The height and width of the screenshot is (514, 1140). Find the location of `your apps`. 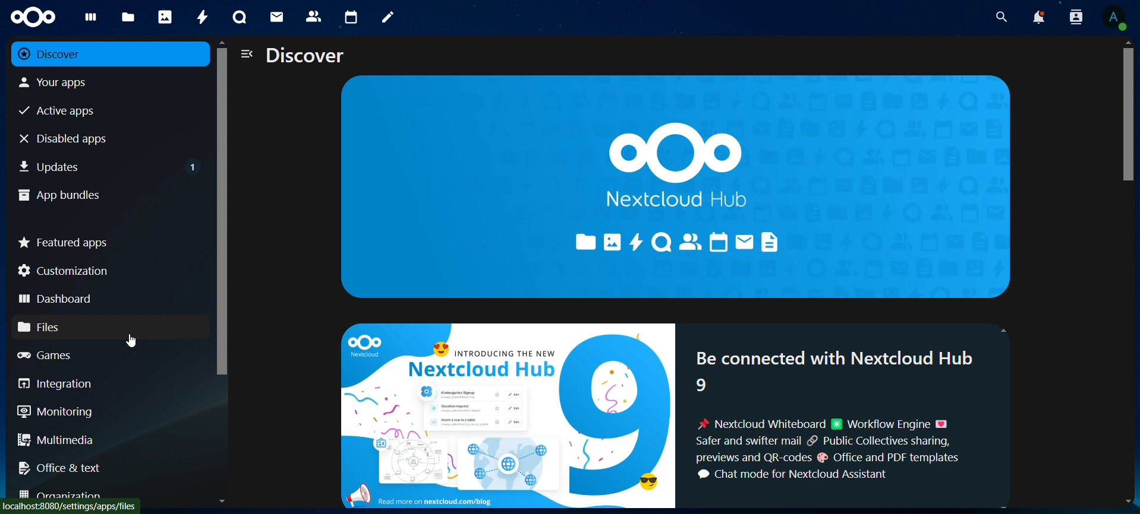

your apps is located at coordinates (65, 81).